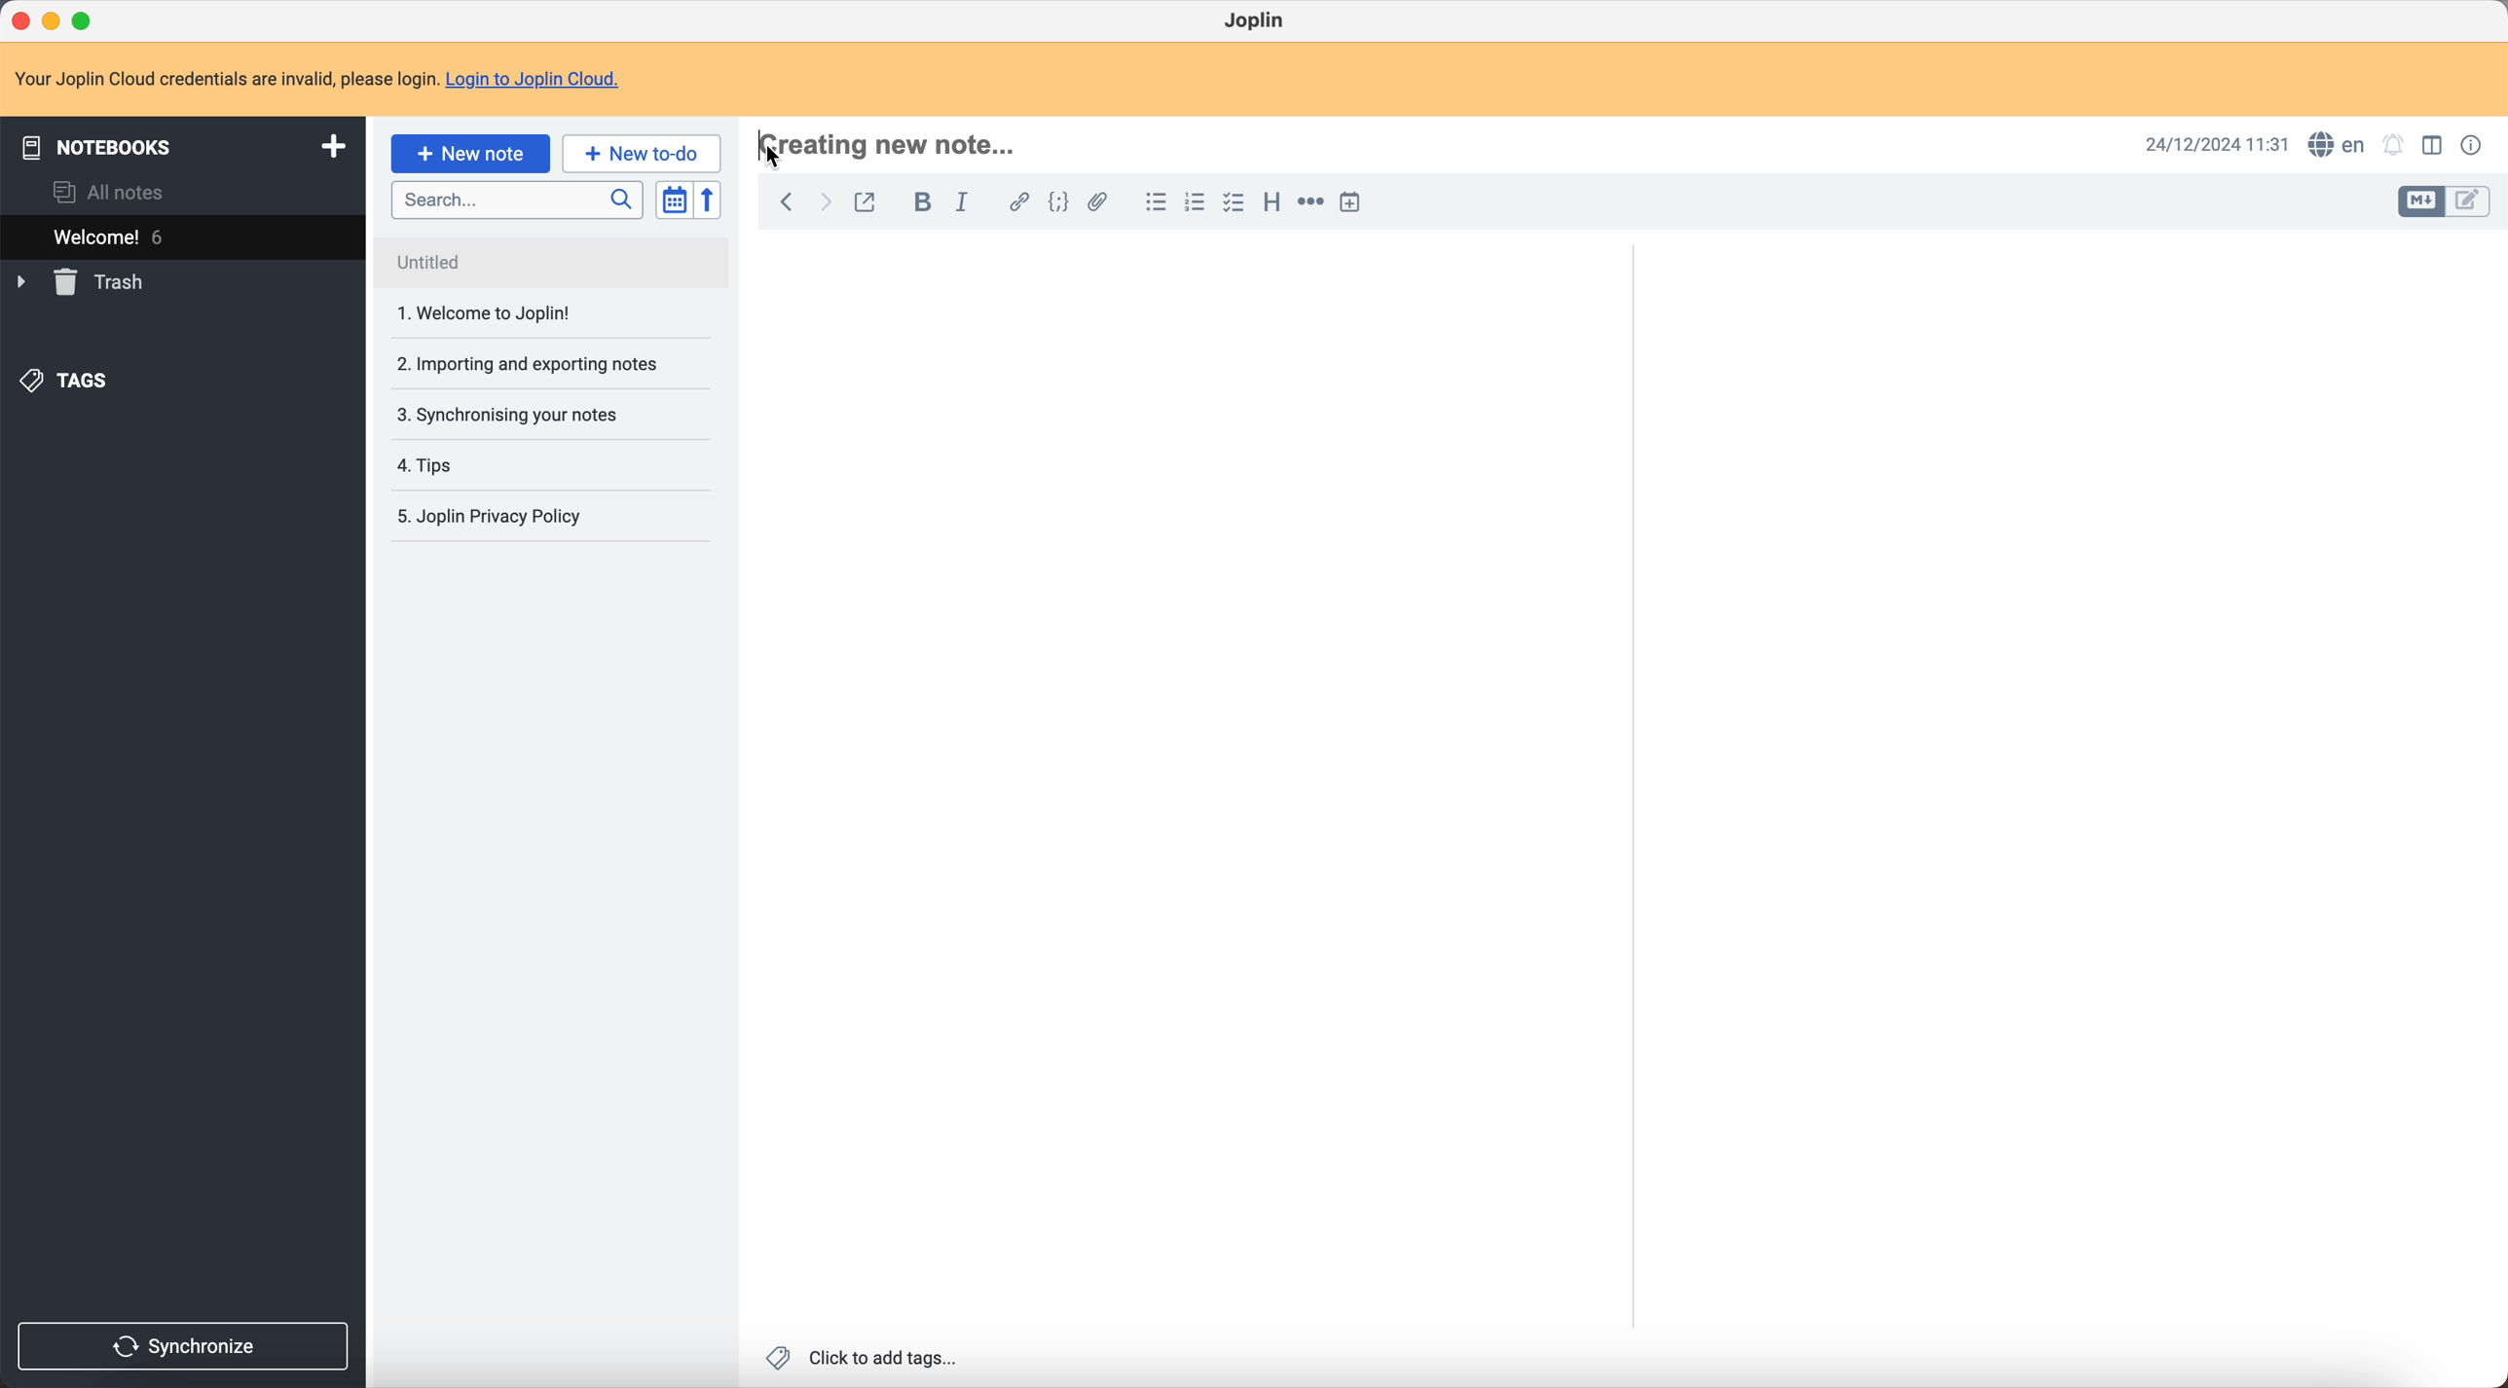 Image resolution: width=2508 pixels, height=1388 pixels. Describe the element at coordinates (472, 154) in the screenshot. I see `click on new note` at that location.